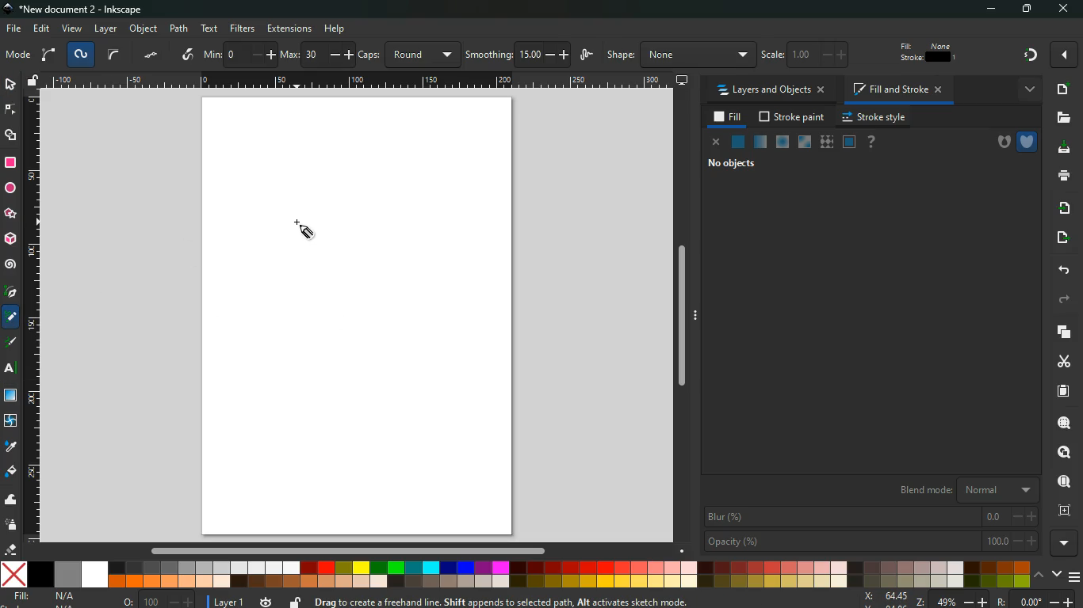 Image resolution: width=1083 pixels, height=608 pixels. What do you see at coordinates (189, 55) in the screenshot?
I see `write` at bounding box center [189, 55].